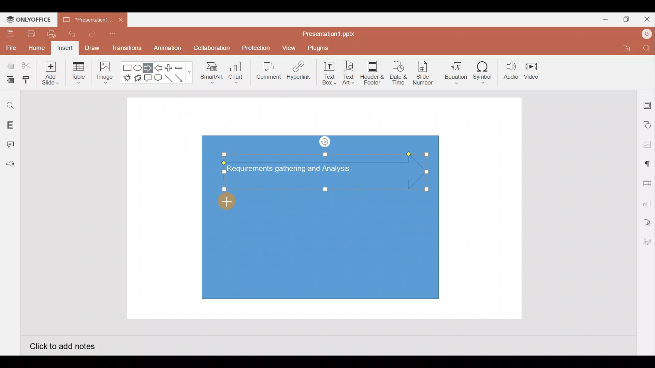  What do you see at coordinates (511, 71) in the screenshot?
I see `Audio` at bounding box center [511, 71].